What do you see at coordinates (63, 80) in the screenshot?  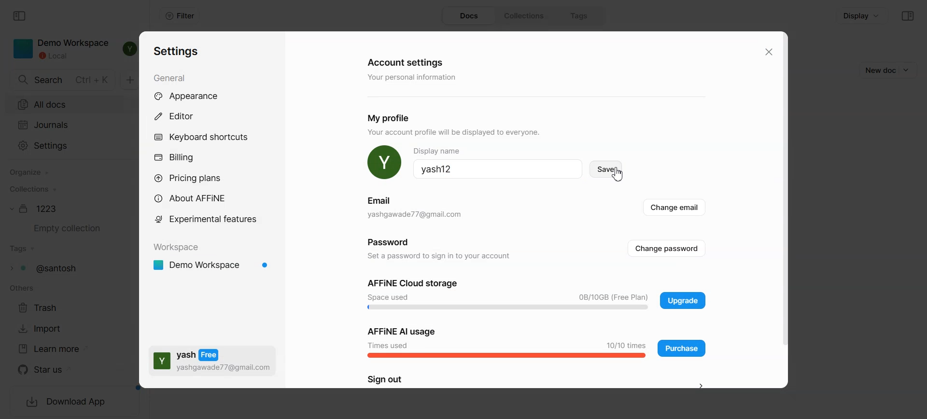 I see `Search doc` at bounding box center [63, 80].